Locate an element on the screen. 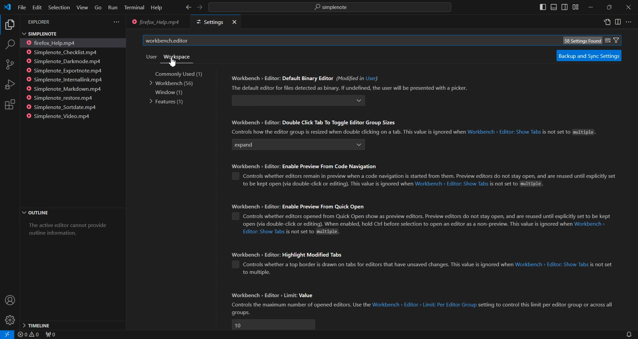 This screenshot has height=339, width=638. groups. is located at coordinates (240, 313).